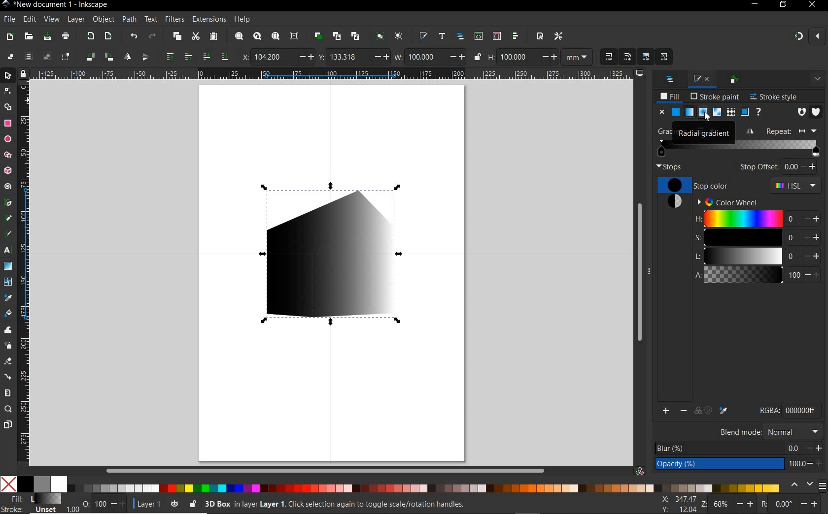  I want to click on OPACITY, so click(86, 502).